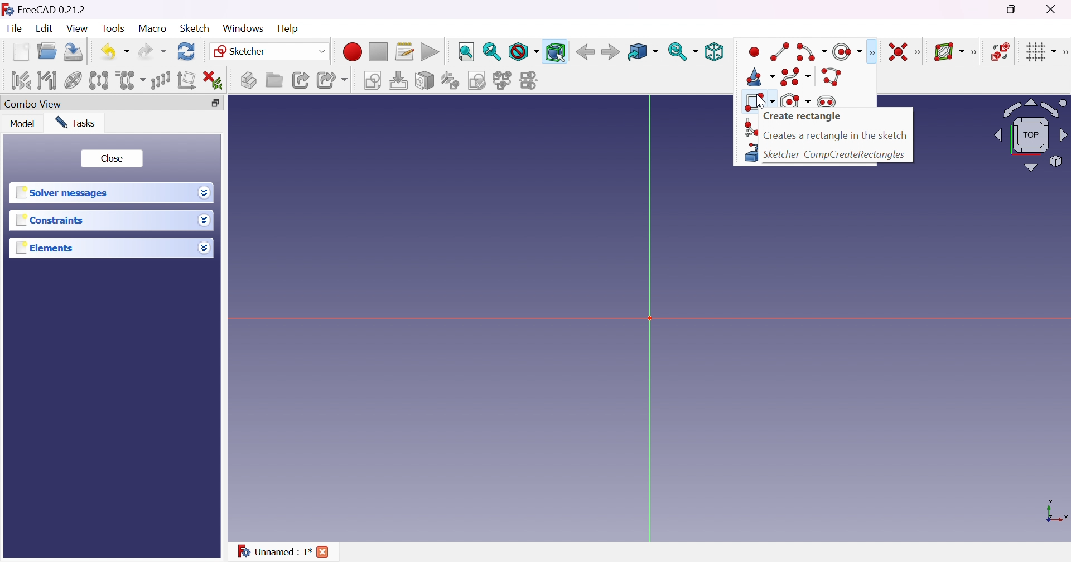  I want to click on Crate rectangle, so click(803, 116).